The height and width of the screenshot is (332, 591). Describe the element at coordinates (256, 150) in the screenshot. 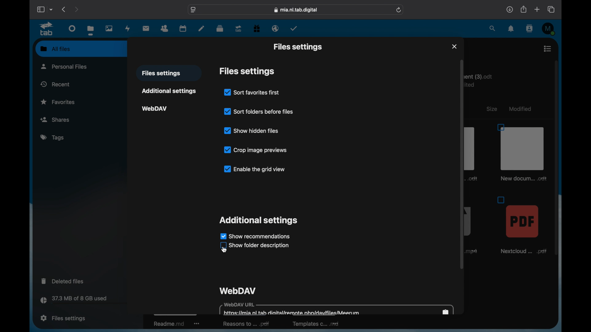

I see `crop image previews` at that location.